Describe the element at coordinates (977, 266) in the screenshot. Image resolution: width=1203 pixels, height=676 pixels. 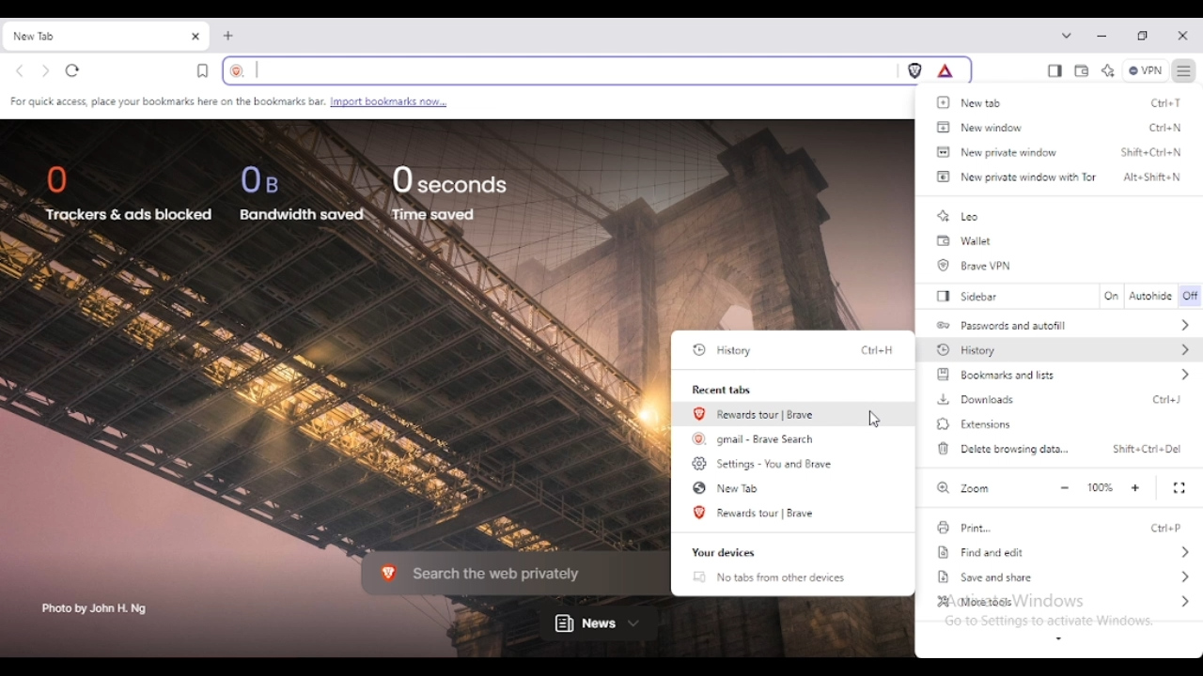
I see `brave VPN` at that location.